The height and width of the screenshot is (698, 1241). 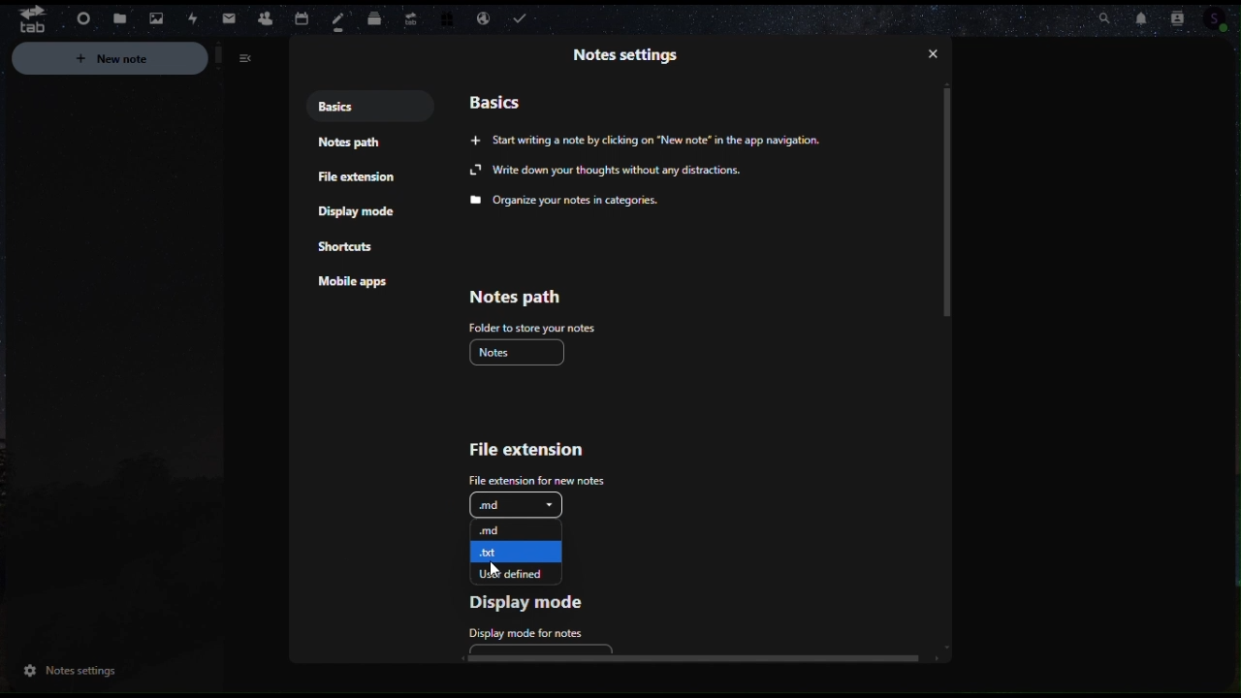 What do you see at coordinates (522, 352) in the screenshot?
I see `notes` at bounding box center [522, 352].